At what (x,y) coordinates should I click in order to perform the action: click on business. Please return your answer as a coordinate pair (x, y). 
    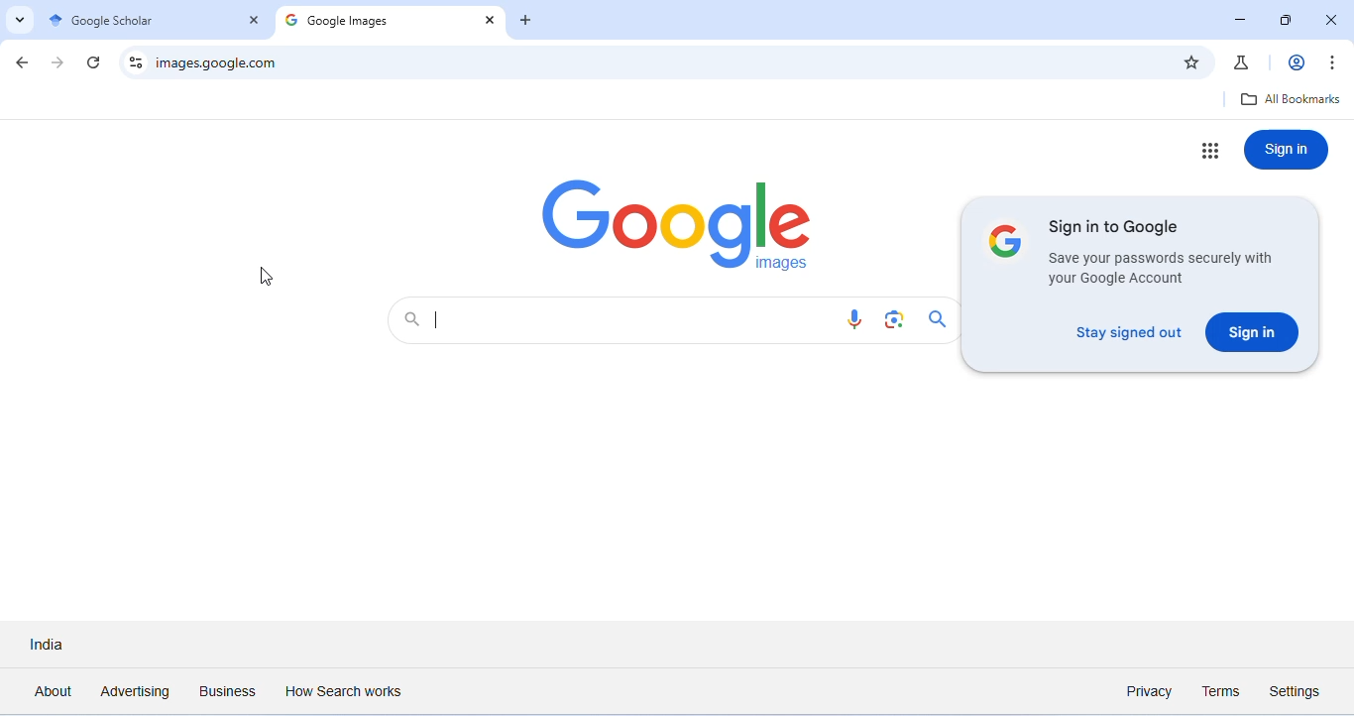
    Looking at the image, I should click on (229, 690).